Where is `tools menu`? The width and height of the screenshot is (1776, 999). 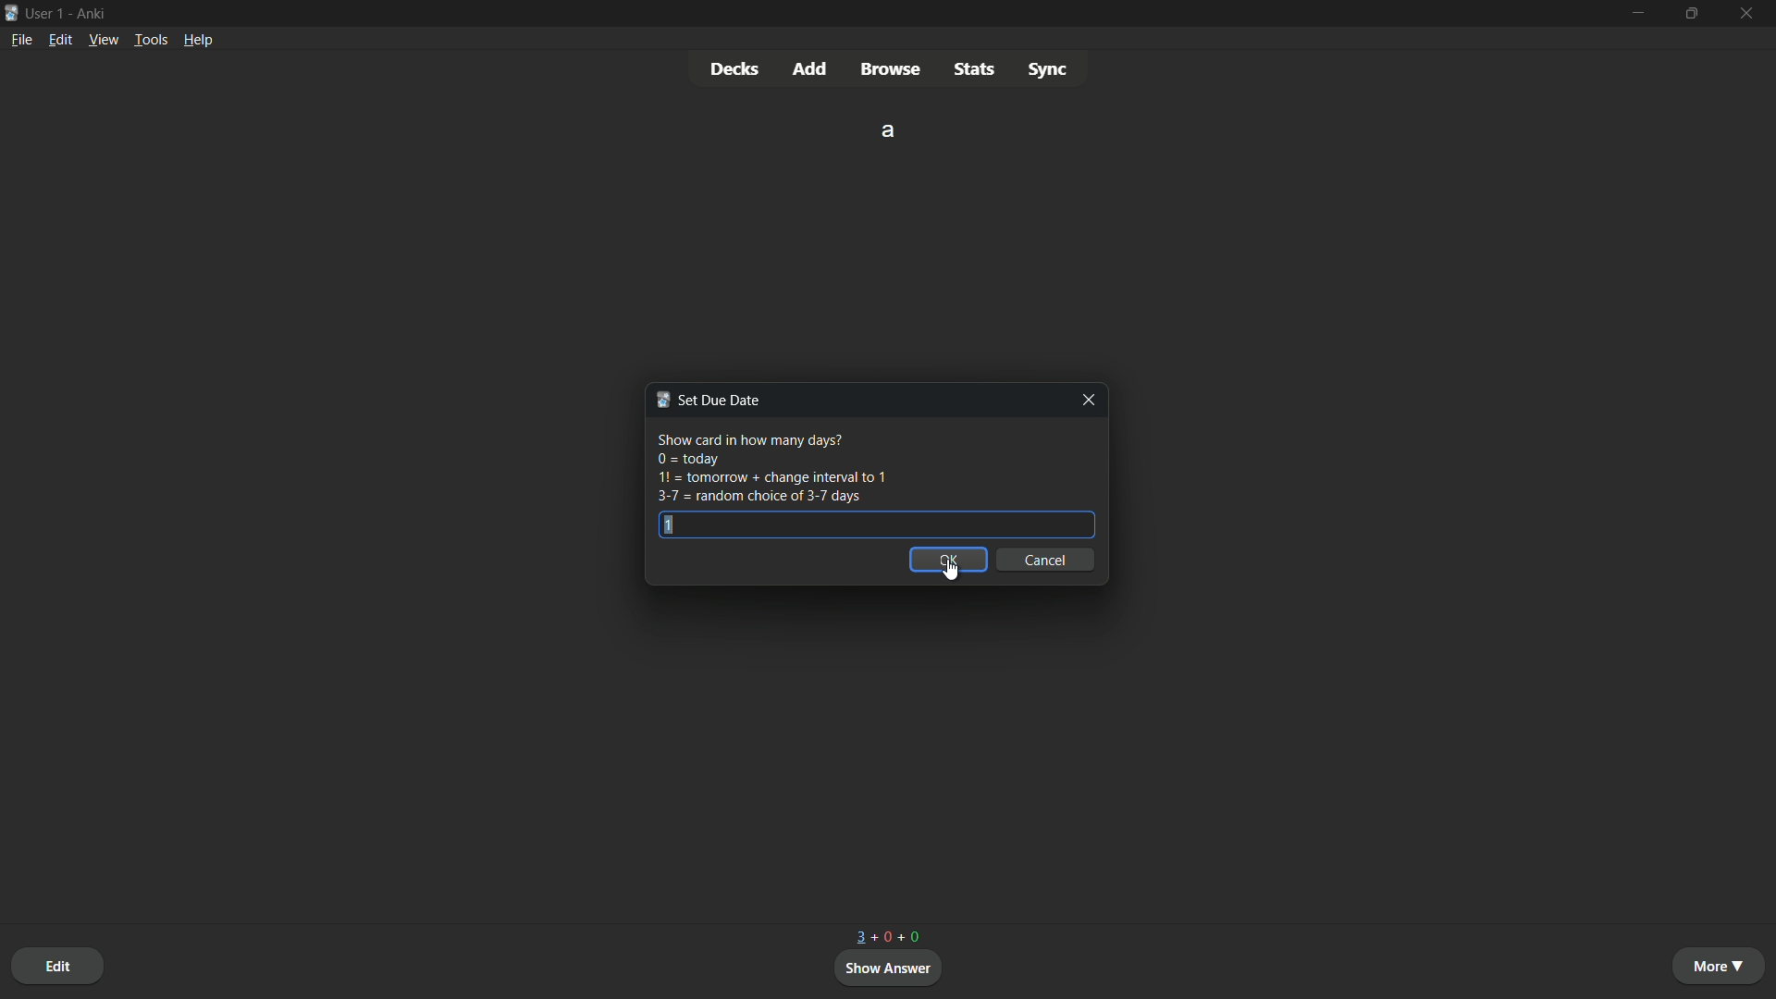
tools menu is located at coordinates (151, 40).